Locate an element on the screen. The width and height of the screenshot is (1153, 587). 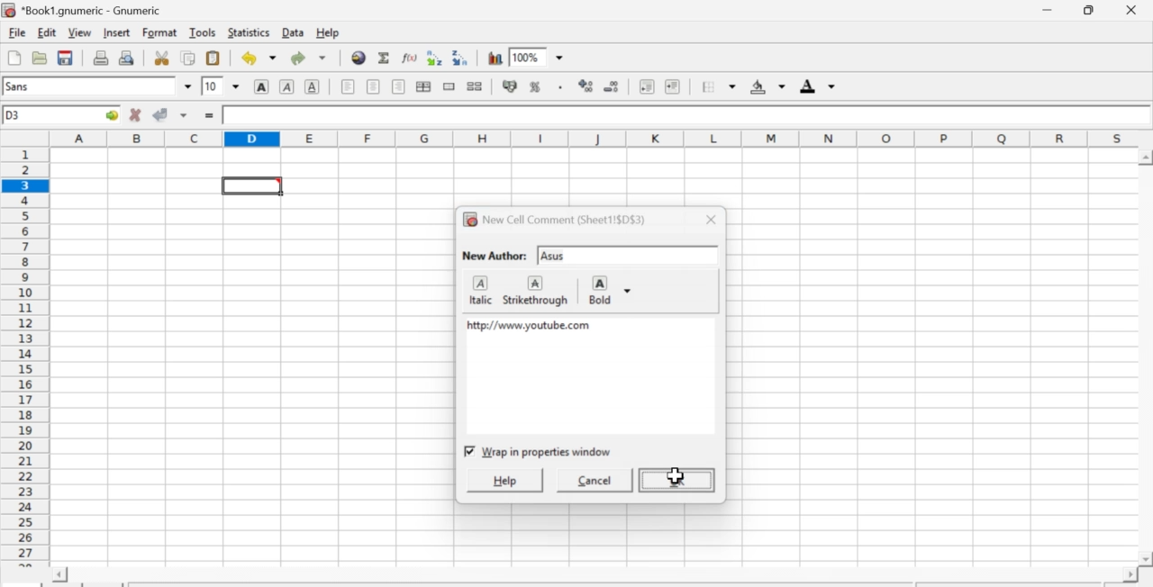
close is located at coordinates (711, 217).